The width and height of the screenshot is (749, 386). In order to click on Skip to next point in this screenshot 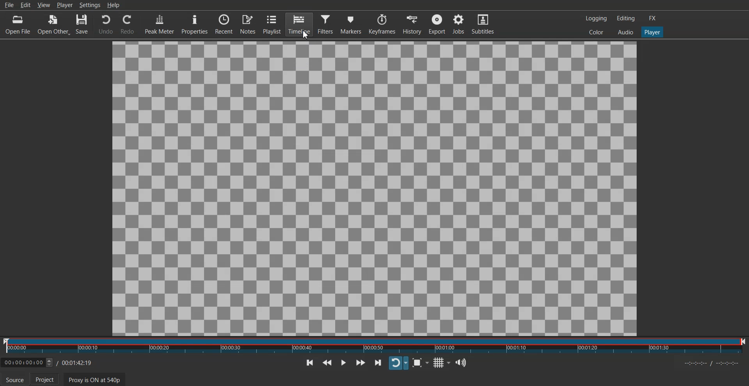, I will do `click(378, 363)`.